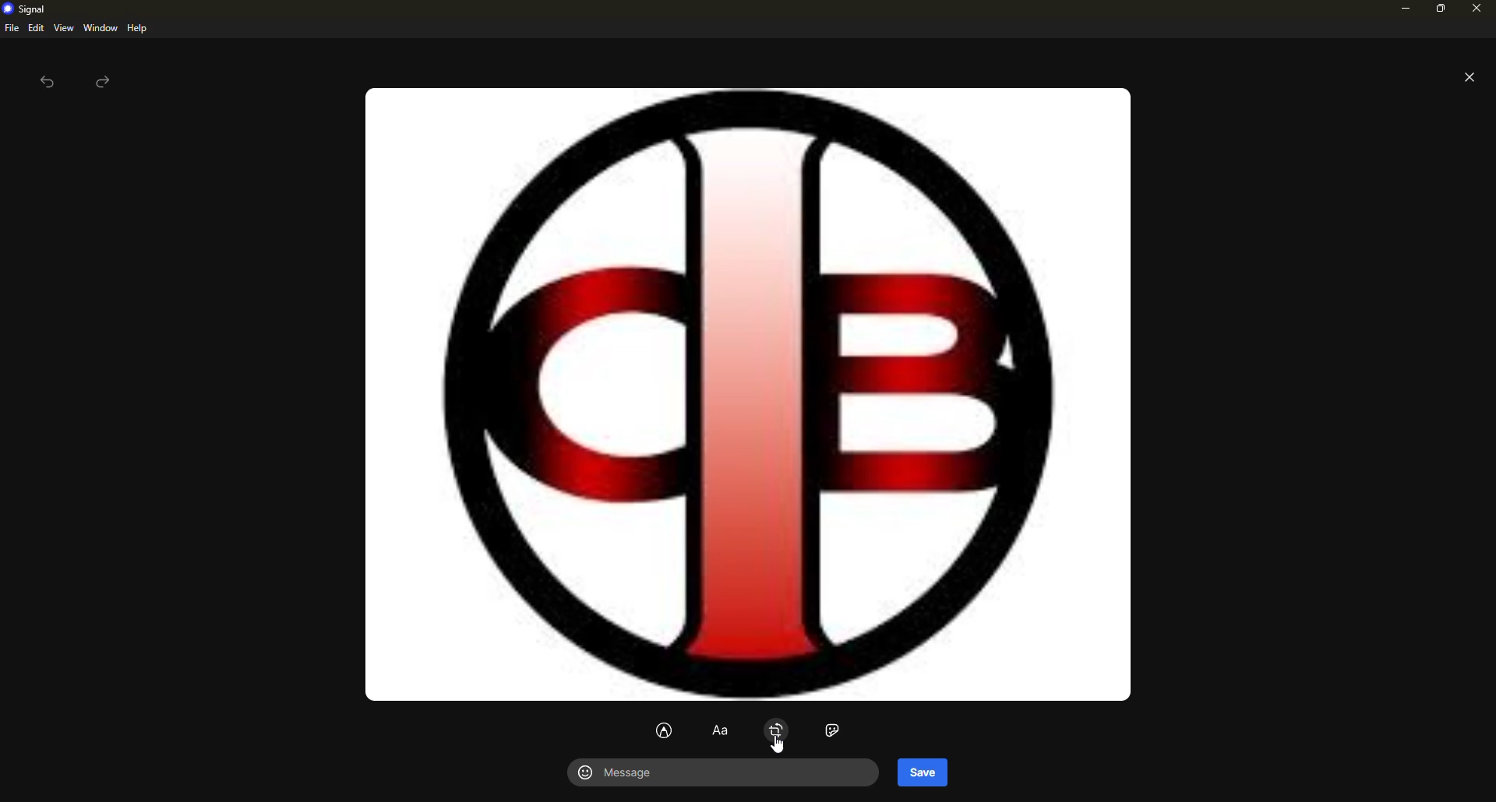  What do you see at coordinates (832, 732) in the screenshot?
I see `sticker` at bounding box center [832, 732].